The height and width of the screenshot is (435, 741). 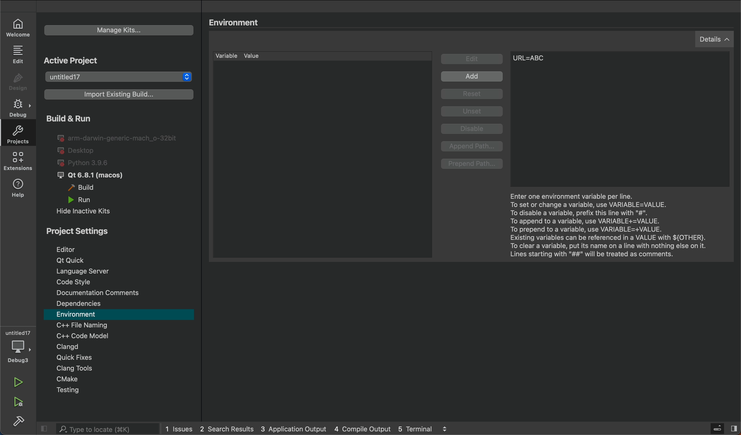 What do you see at coordinates (536, 61) in the screenshot?
I see `after typing` at bounding box center [536, 61].